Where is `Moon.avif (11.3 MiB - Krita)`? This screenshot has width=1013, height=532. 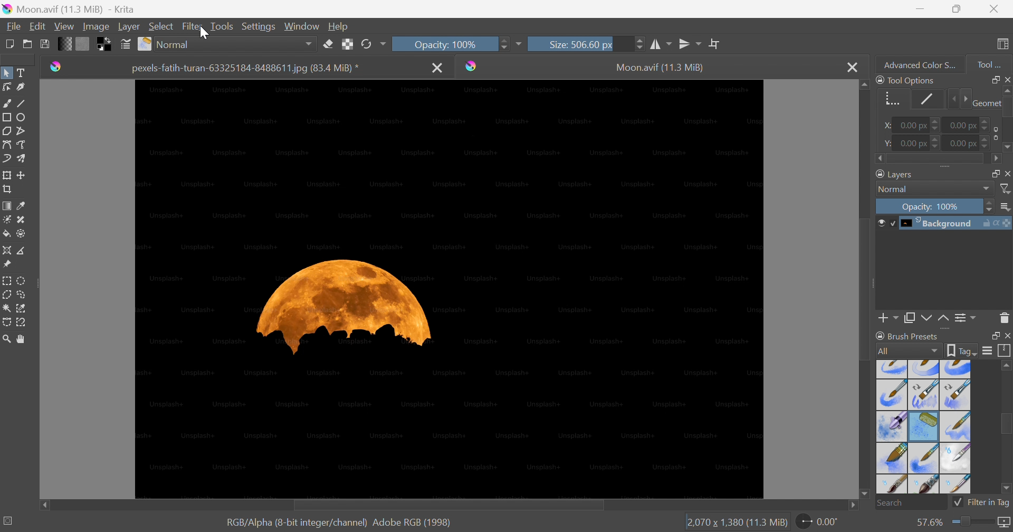 Moon.avif (11.3 MiB - Krita) is located at coordinates (68, 8).